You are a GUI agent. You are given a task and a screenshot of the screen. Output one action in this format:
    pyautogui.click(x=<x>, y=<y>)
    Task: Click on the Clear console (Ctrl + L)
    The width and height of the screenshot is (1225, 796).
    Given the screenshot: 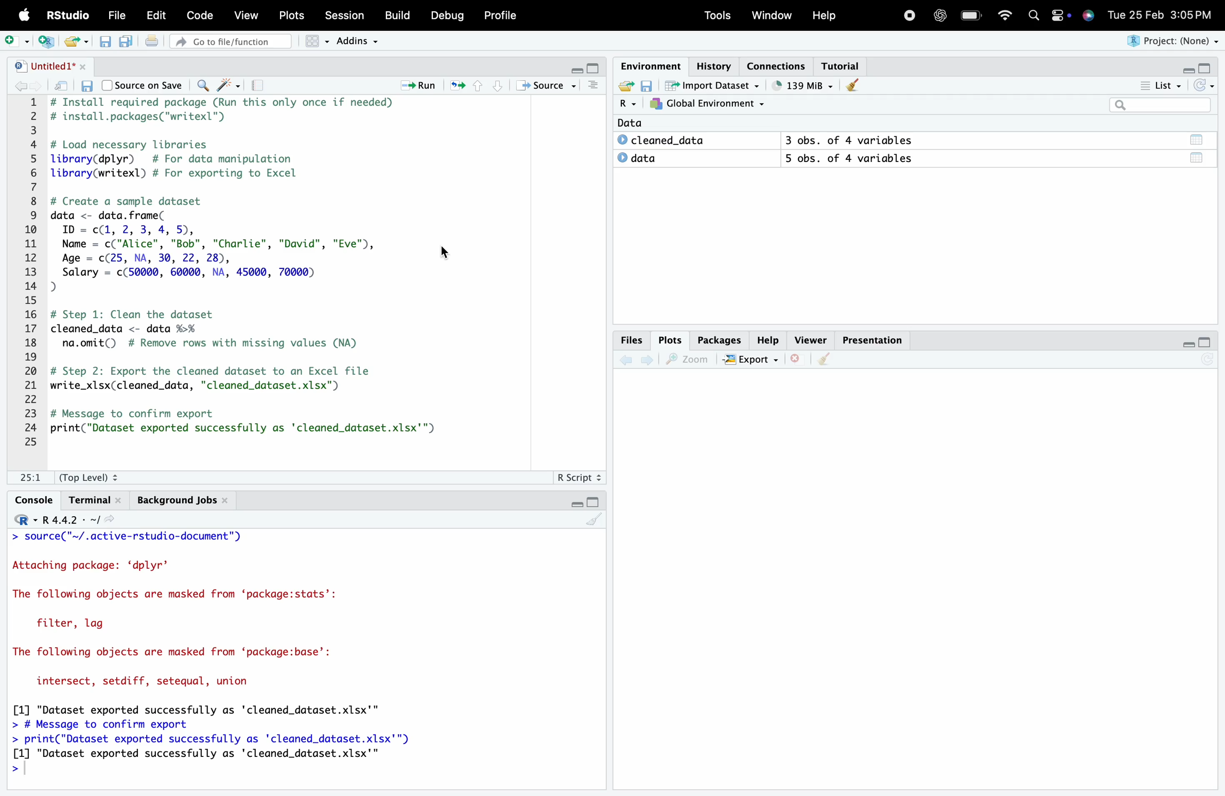 What is the action you would take?
    pyautogui.click(x=851, y=87)
    